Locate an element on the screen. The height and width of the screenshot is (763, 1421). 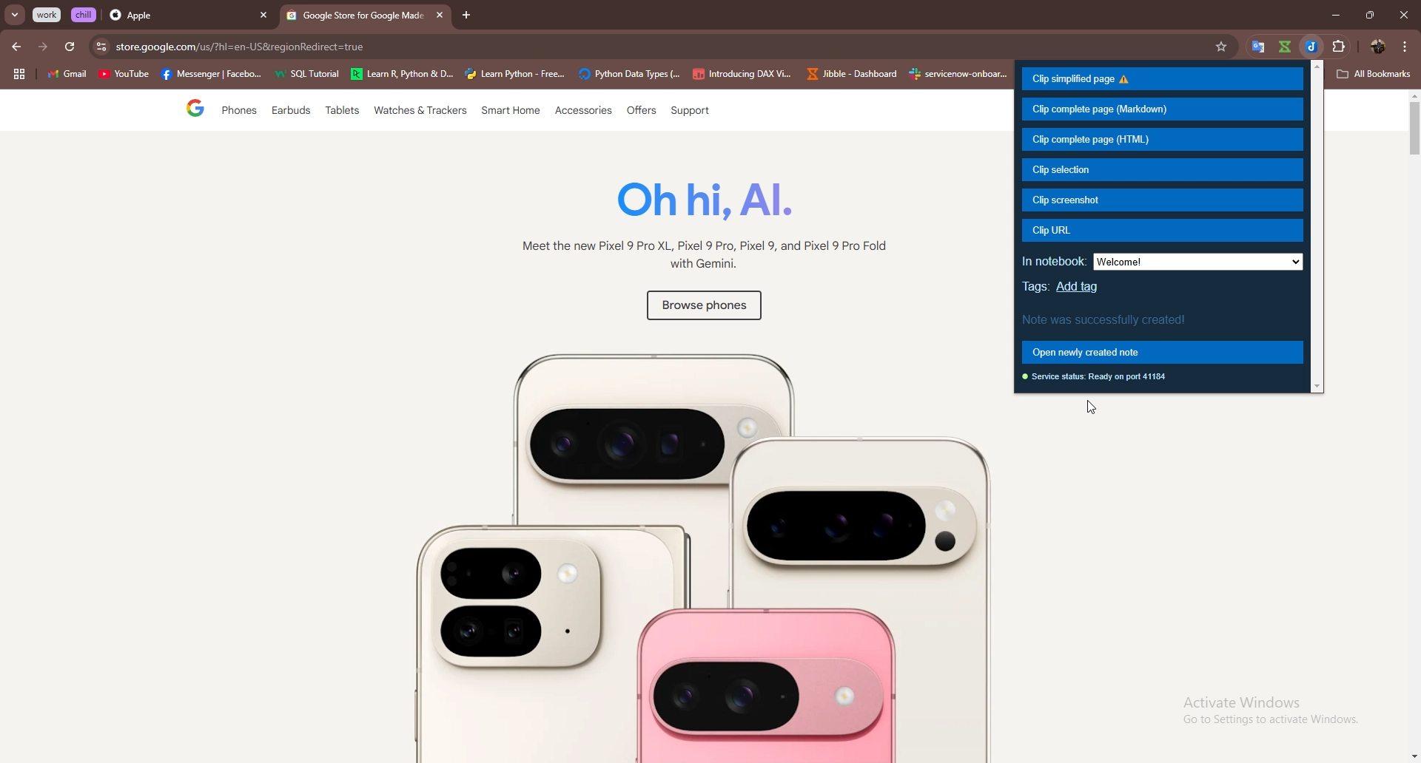
minimize is located at coordinates (1331, 16).